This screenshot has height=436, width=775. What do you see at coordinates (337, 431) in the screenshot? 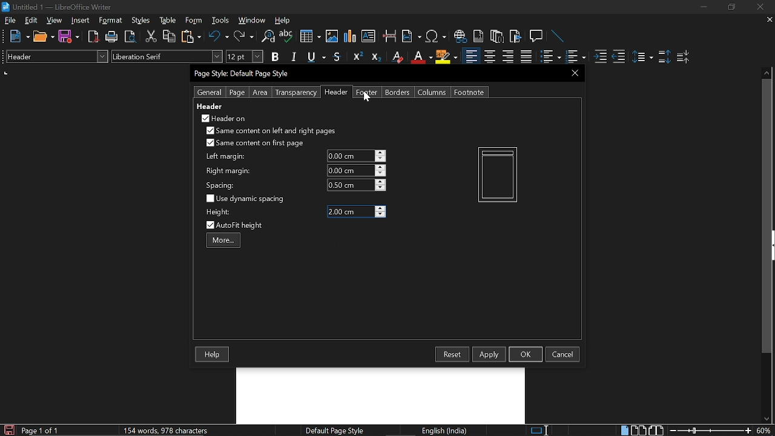
I see `page style Page style` at bounding box center [337, 431].